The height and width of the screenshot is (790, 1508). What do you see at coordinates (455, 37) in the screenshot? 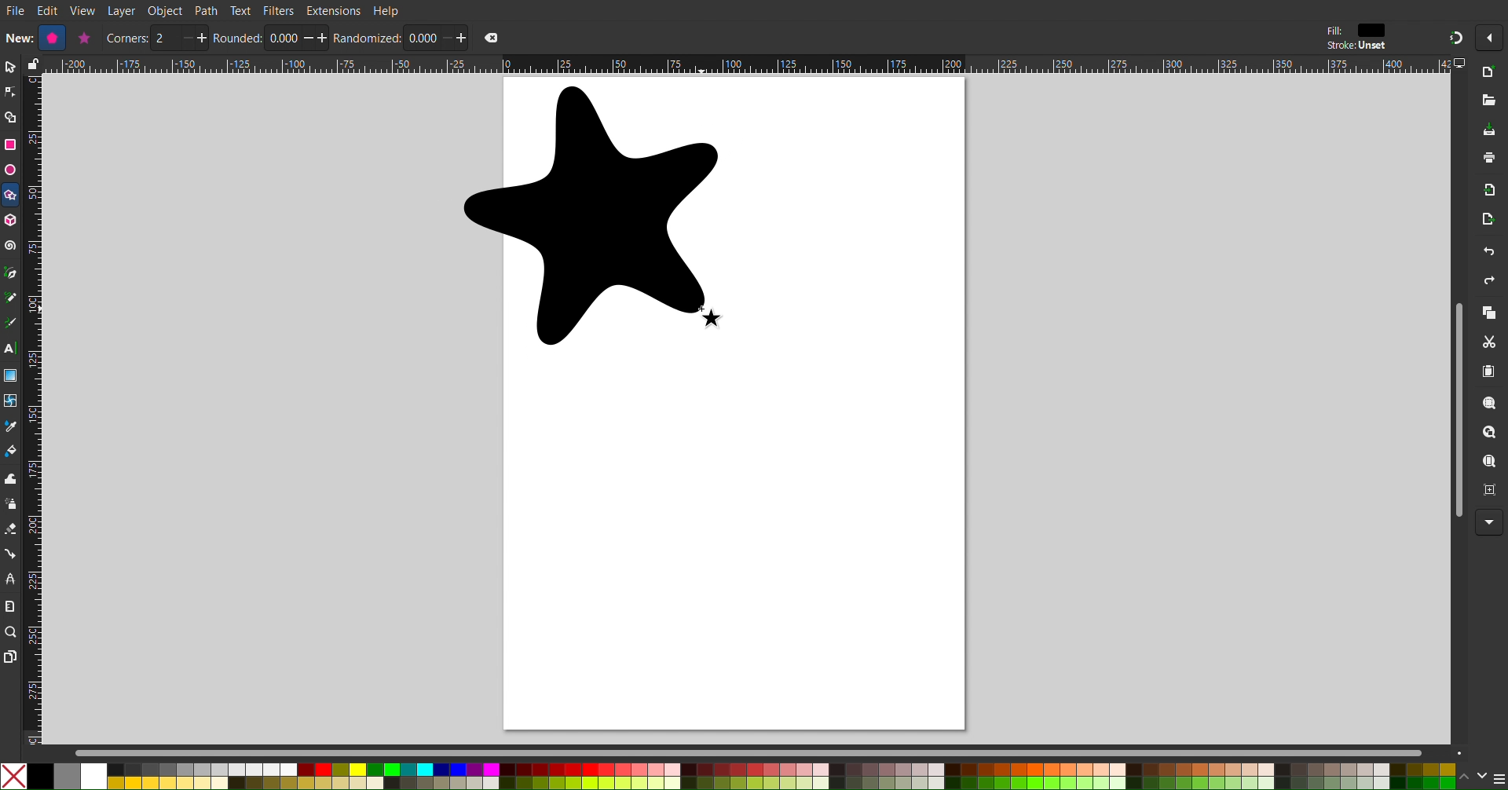
I see `increase/decrease` at bounding box center [455, 37].